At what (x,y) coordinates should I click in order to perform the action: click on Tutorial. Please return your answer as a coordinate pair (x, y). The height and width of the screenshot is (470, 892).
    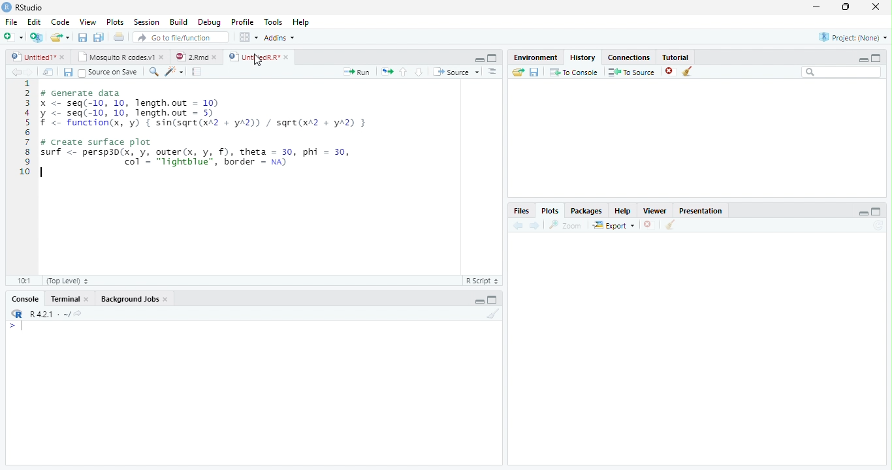
    Looking at the image, I should click on (675, 56).